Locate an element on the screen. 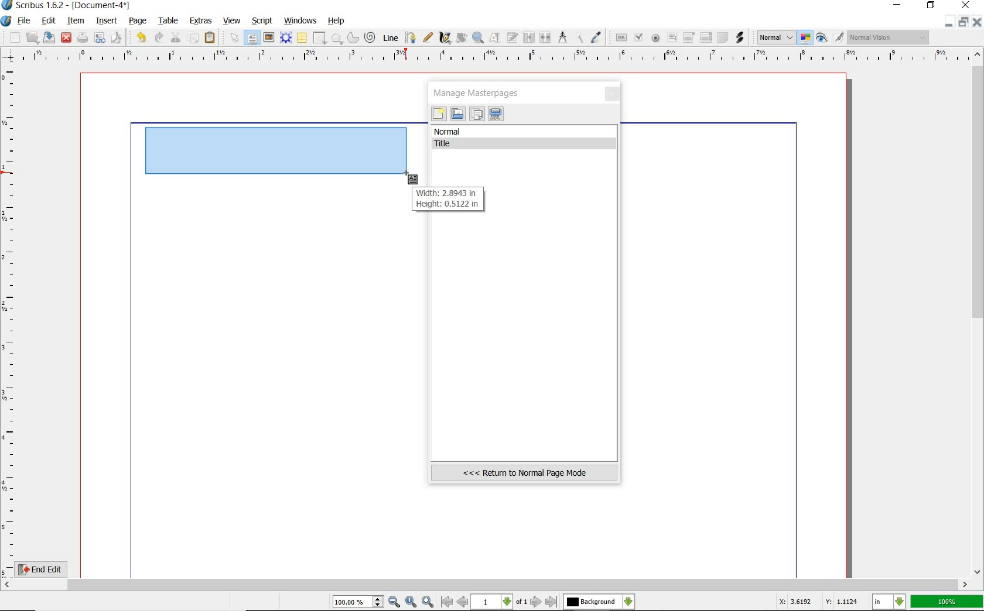 The height and width of the screenshot is (611, 984). edit text with story editor is located at coordinates (513, 39).